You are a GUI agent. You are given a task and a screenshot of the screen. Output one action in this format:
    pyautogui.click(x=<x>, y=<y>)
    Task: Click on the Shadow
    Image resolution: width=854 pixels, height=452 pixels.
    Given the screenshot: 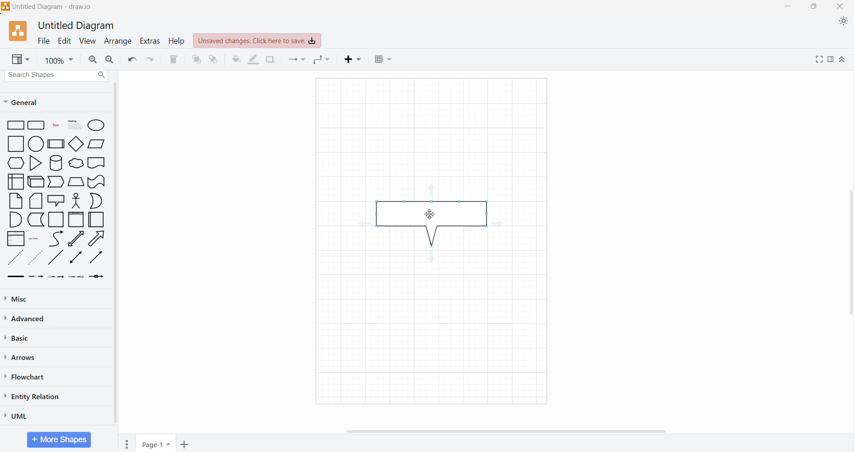 What is the action you would take?
    pyautogui.click(x=270, y=60)
    